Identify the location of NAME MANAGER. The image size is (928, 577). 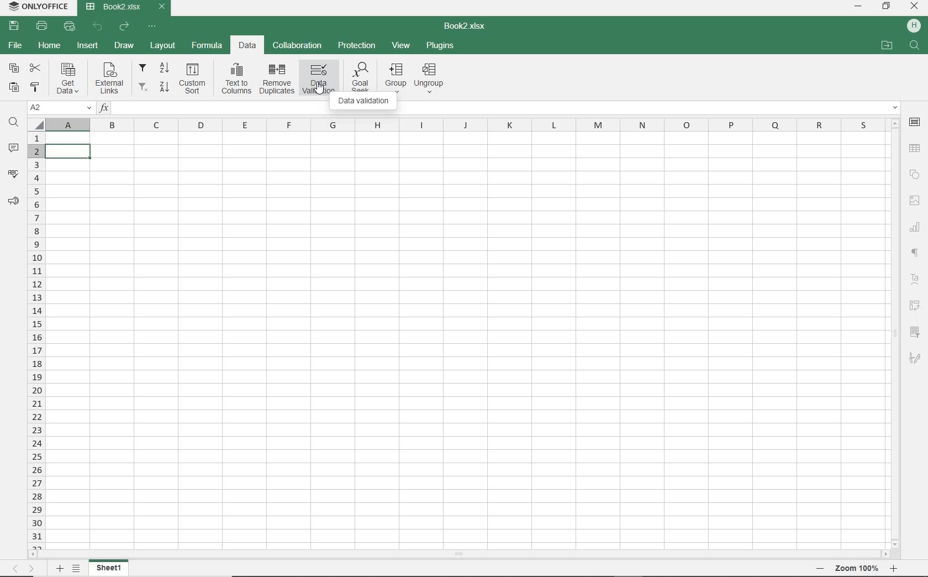
(60, 108).